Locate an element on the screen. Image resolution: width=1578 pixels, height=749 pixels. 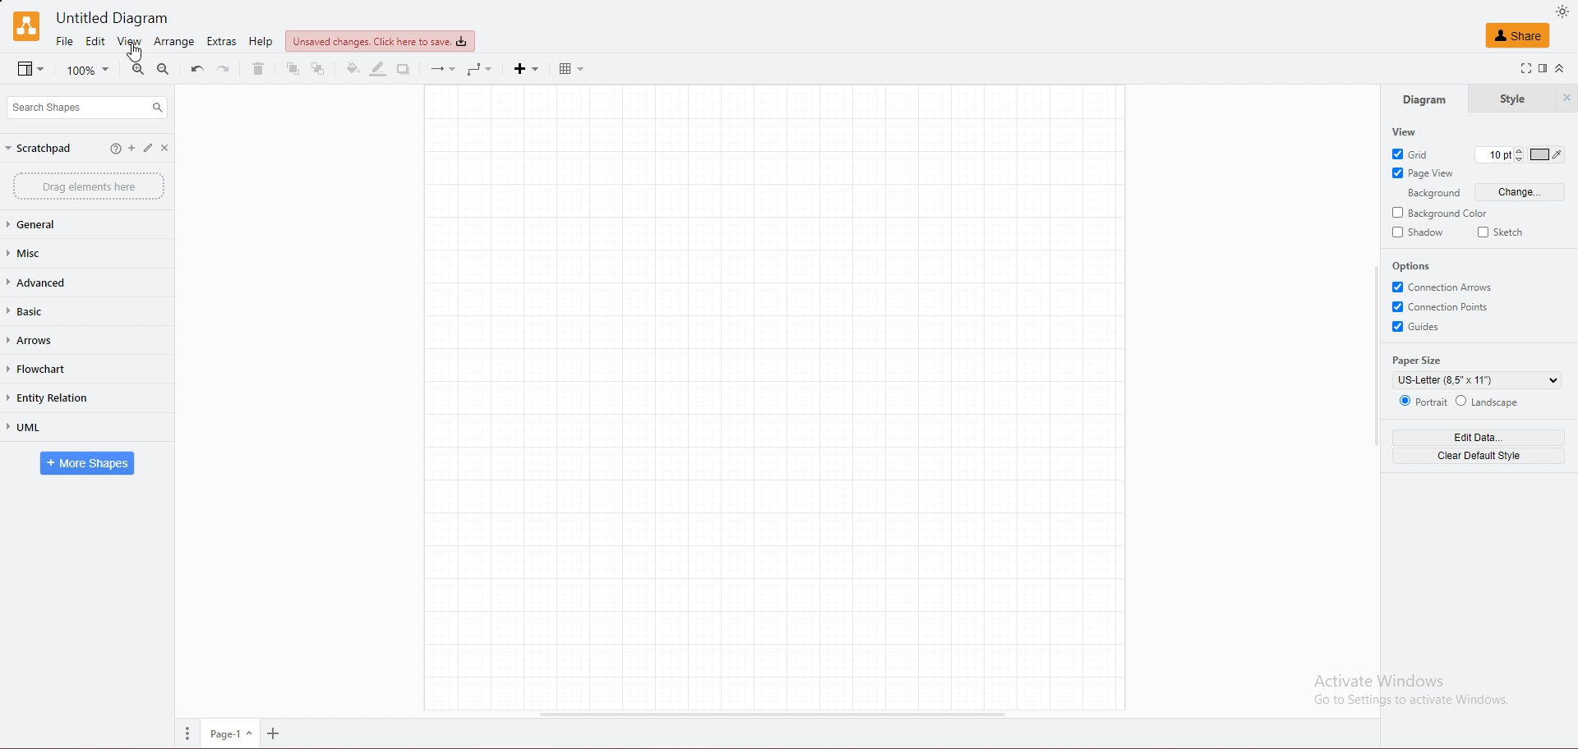
flowchart is located at coordinates (53, 368).